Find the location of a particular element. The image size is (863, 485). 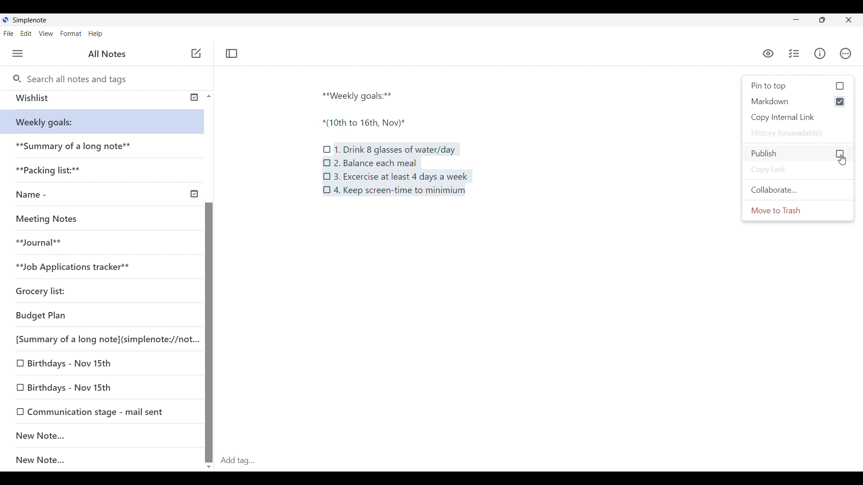

Birthdays - Nov 15th is located at coordinates (91, 365).